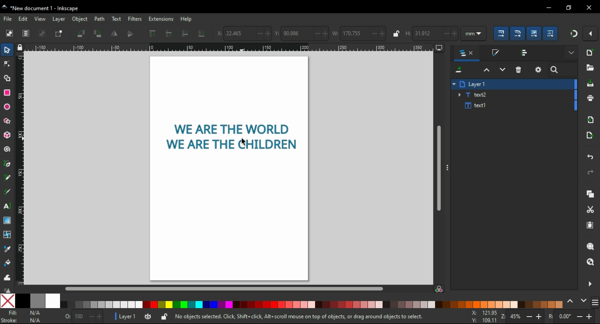 Image resolution: width=600 pixels, height=324 pixels. What do you see at coordinates (9, 234) in the screenshot?
I see `mesh tool` at bounding box center [9, 234].